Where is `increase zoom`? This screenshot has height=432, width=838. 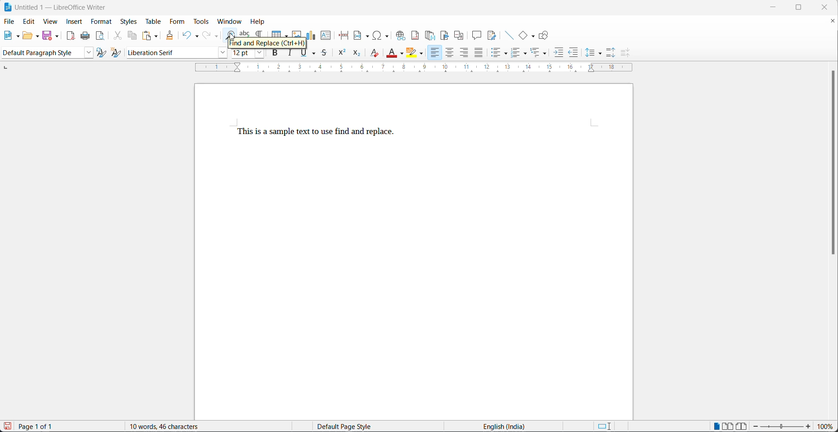 increase zoom is located at coordinates (809, 427).